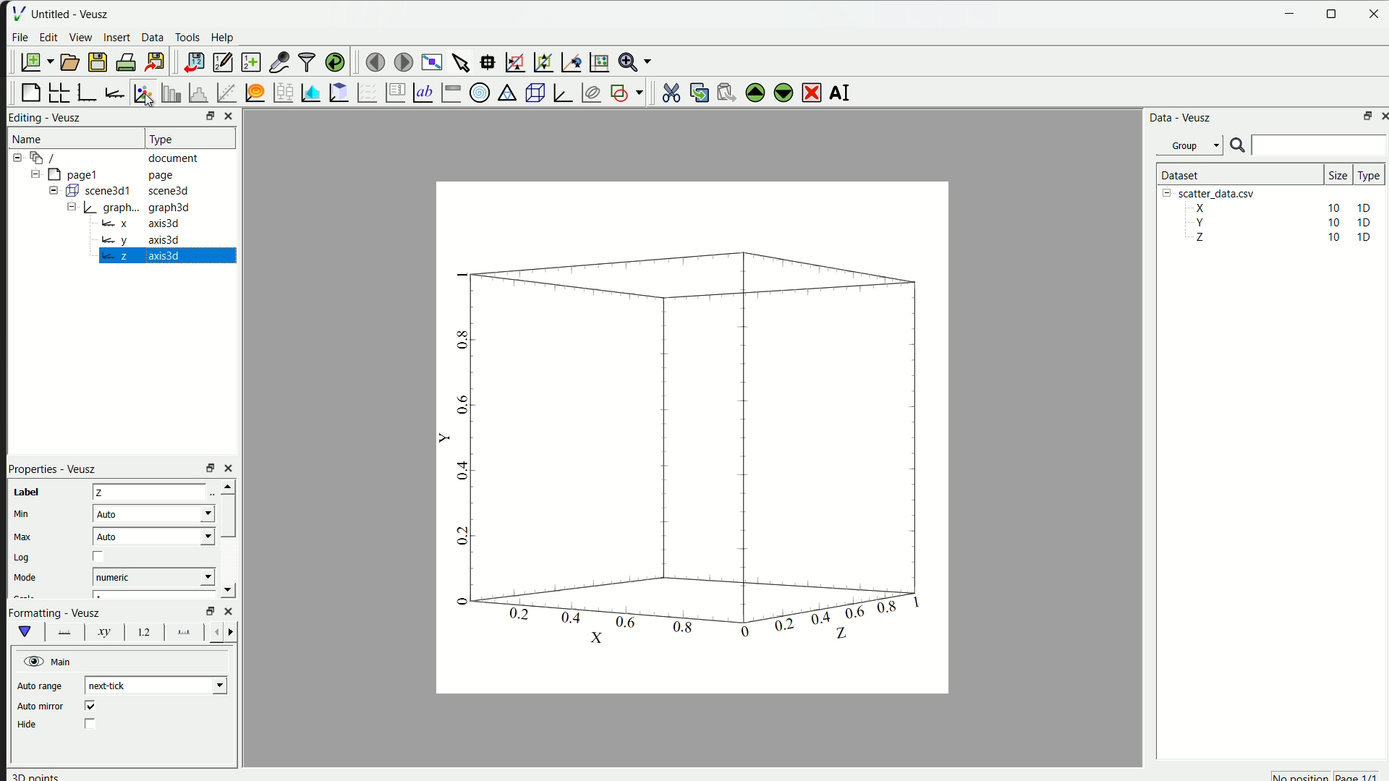  Describe the element at coordinates (1181, 170) in the screenshot. I see `| Dataset` at that location.